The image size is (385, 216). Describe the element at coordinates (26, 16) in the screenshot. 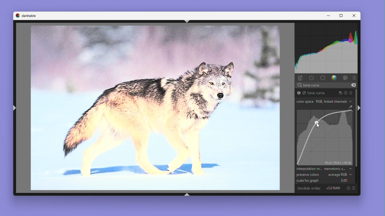

I see `Dark table logo` at that location.